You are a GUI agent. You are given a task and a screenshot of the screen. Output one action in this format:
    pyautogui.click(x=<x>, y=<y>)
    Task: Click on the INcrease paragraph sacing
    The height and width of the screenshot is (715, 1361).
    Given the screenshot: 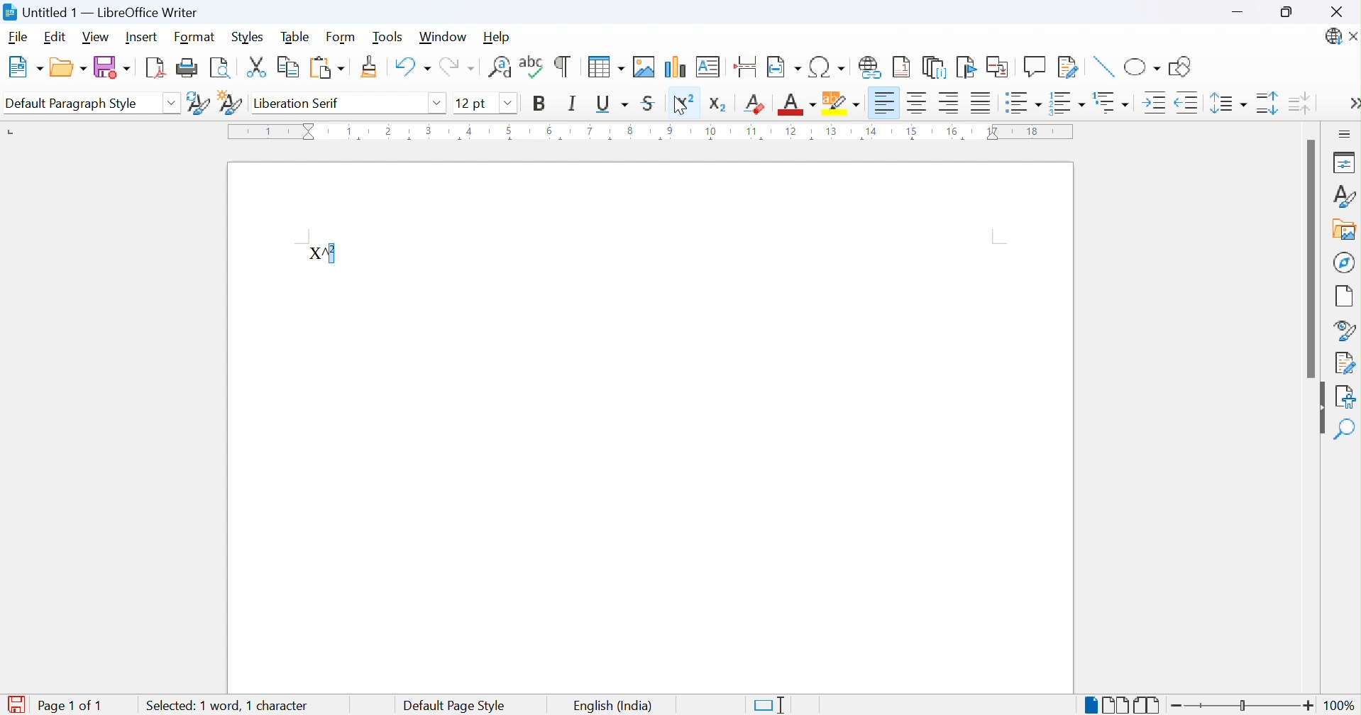 What is the action you would take?
    pyautogui.click(x=1267, y=103)
    